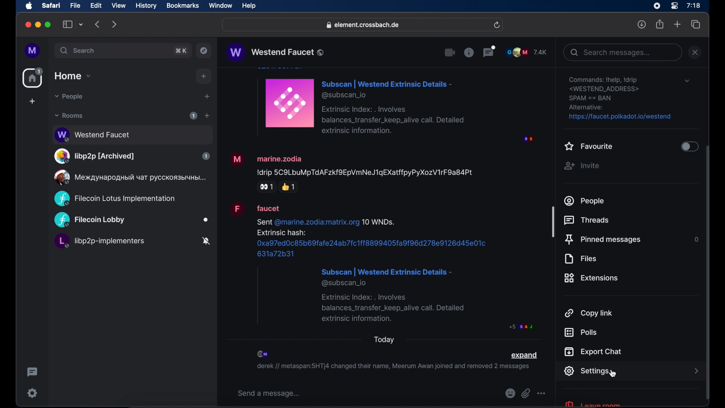  I want to click on show sidebar, so click(68, 24).